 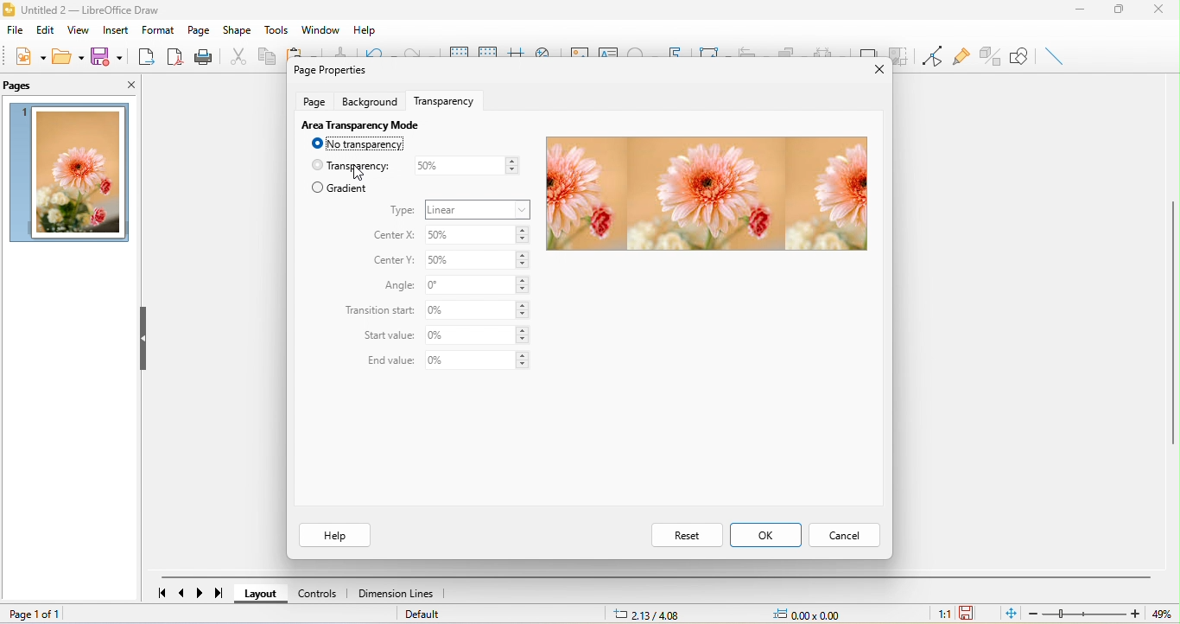 What do you see at coordinates (873, 71) in the screenshot?
I see `close` at bounding box center [873, 71].